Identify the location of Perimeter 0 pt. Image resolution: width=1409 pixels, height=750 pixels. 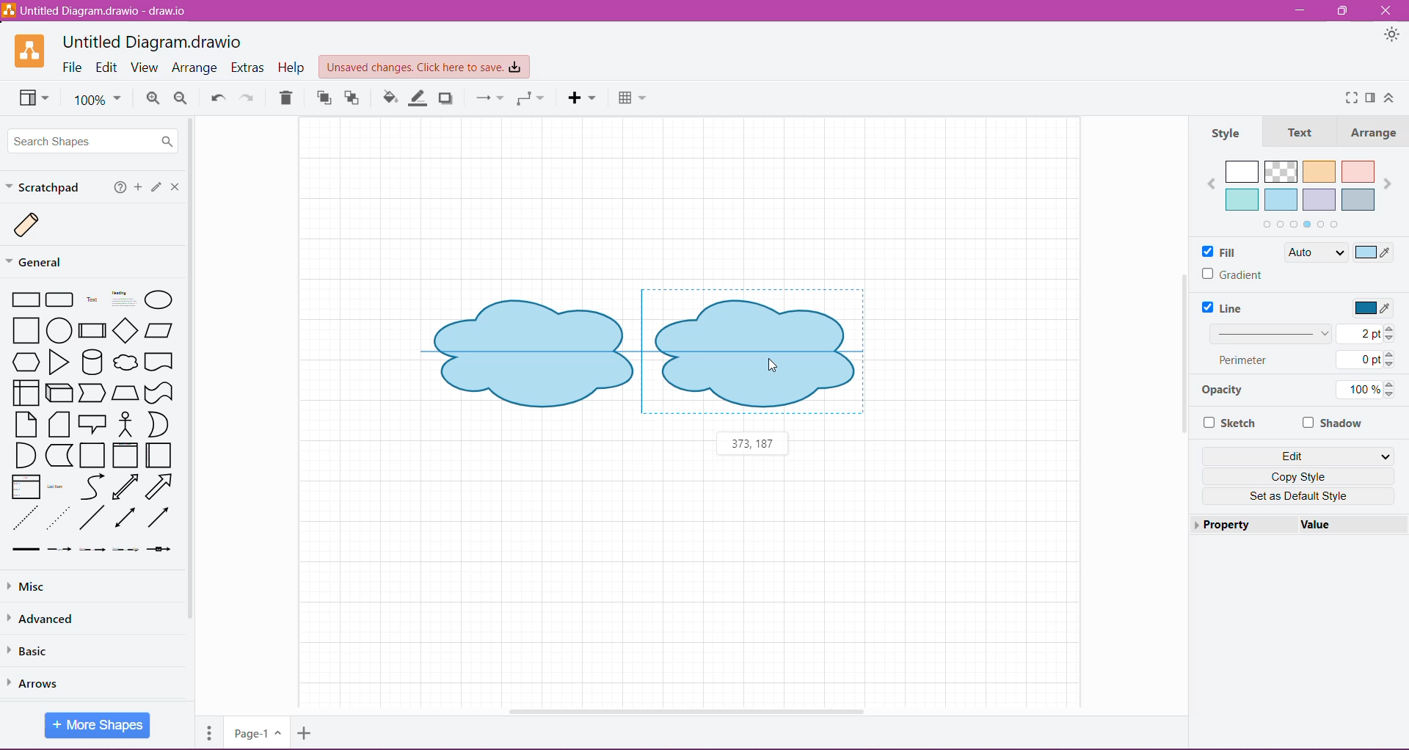
(1306, 360).